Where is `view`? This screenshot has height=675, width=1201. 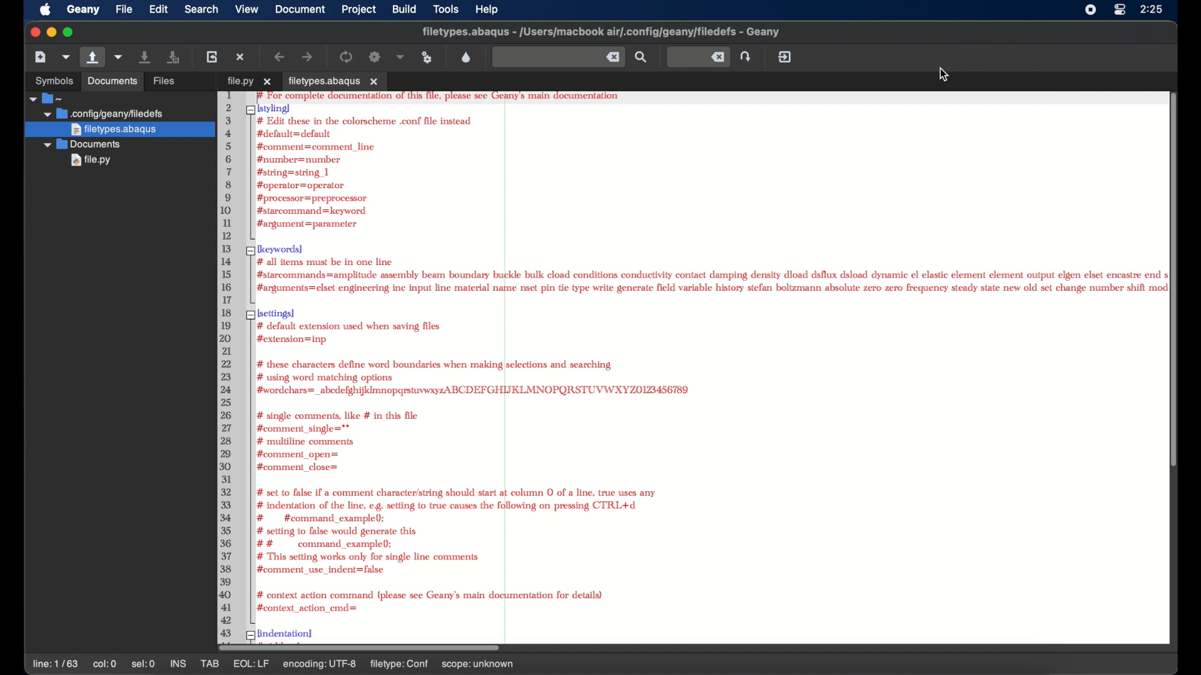
view is located at coordinates (247, 9).